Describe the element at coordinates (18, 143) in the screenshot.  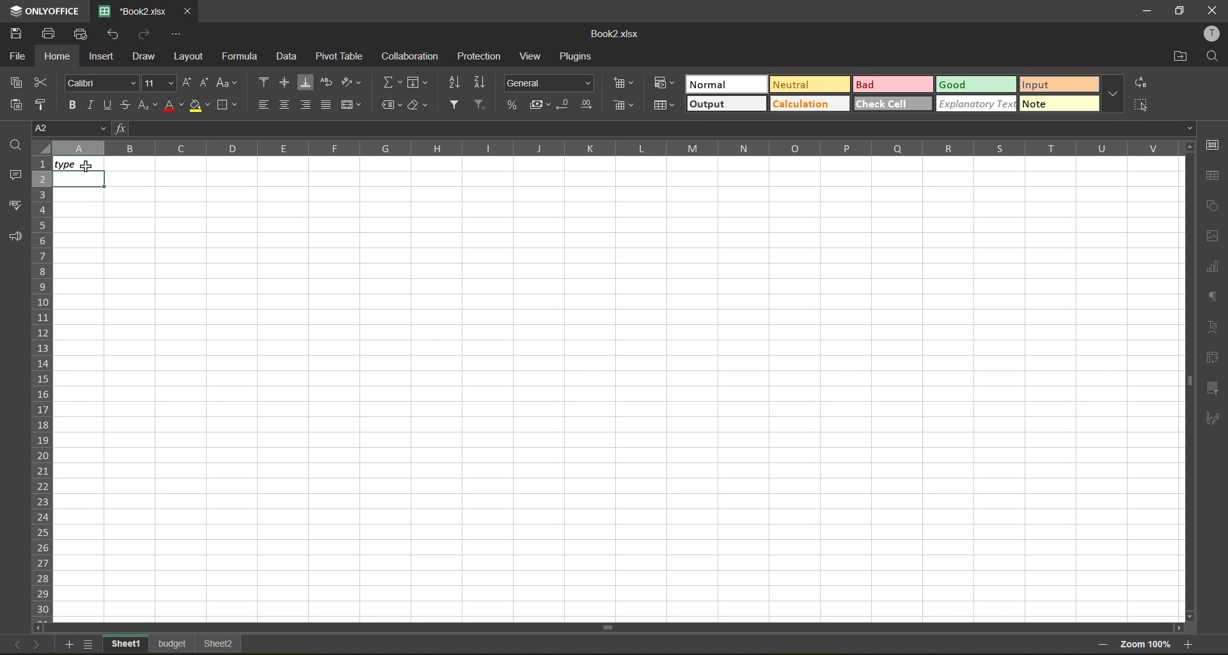
I see `find` at that location.